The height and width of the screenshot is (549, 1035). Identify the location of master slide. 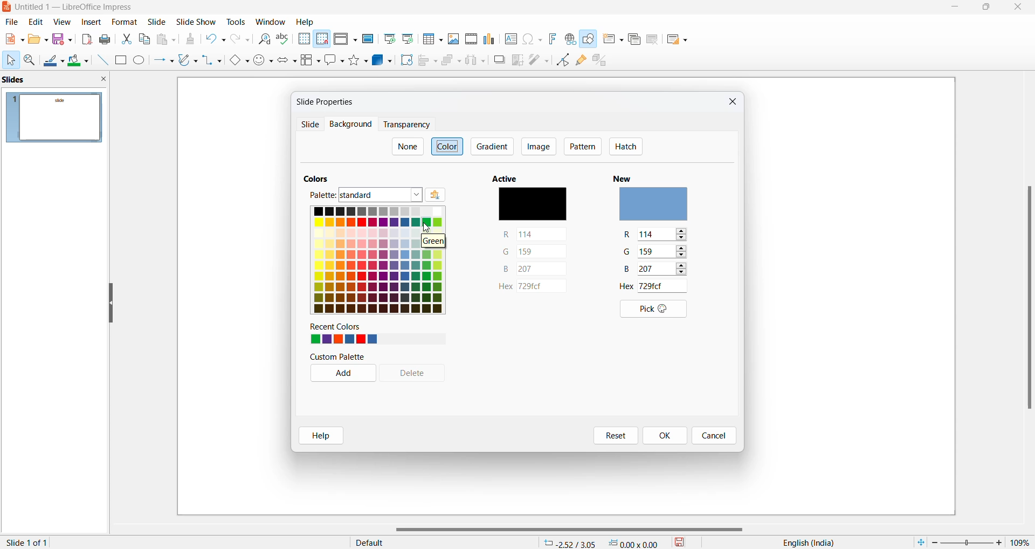
(368, 38).